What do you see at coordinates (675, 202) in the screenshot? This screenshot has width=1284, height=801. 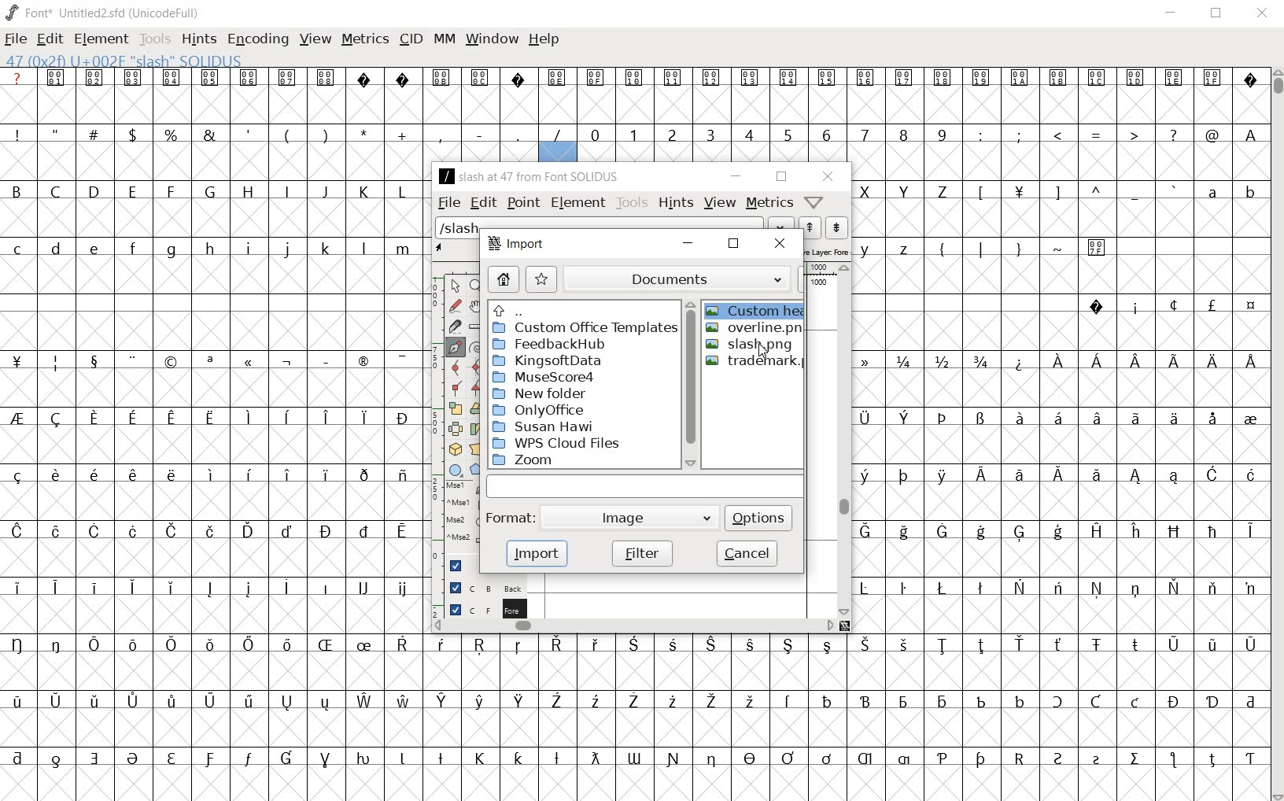 I see `hints` at bounding box center [675, 202].